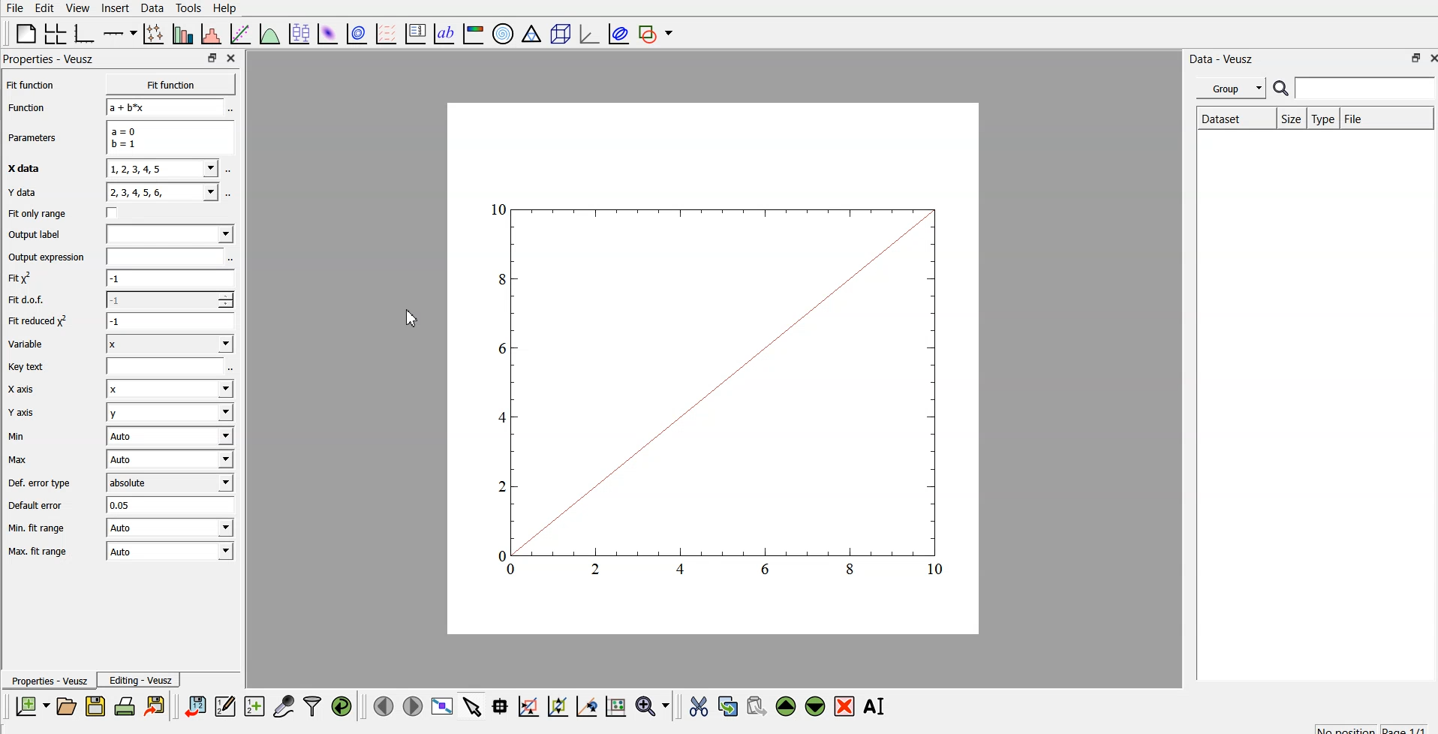 Image resolution: width=1438 pixels, height=734 pixels. I want to click on blank page, so click(26, 32).